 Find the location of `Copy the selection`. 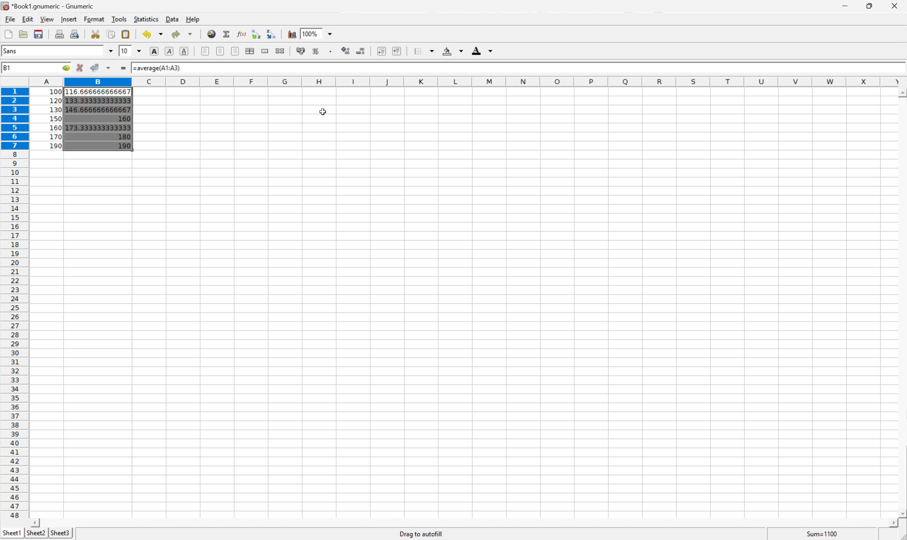

Copy the selection is located at coordinates (111, 35).